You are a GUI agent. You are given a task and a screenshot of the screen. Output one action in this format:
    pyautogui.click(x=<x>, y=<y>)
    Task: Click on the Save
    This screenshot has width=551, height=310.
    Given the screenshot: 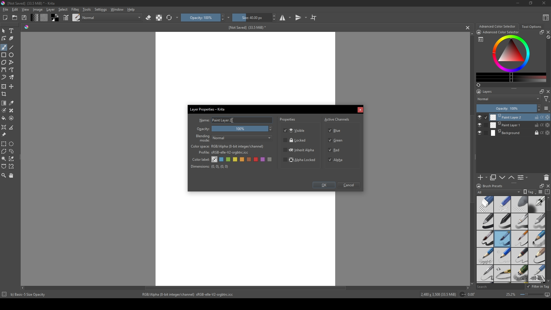 What is the action you would take?
    pyautogui.click(x=25, y=17)
    